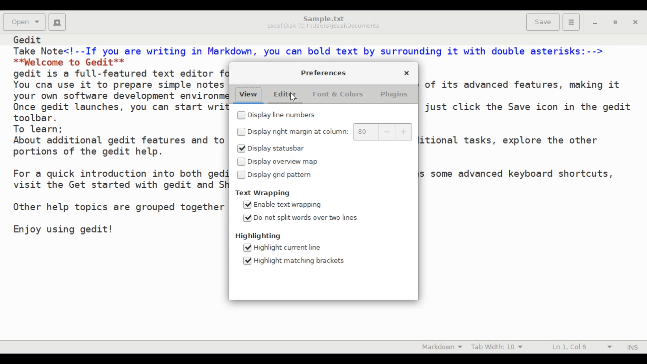  Describe the element at coordinates (339, 95) in the screenshot. I see `Fonts & Colors` at that location.